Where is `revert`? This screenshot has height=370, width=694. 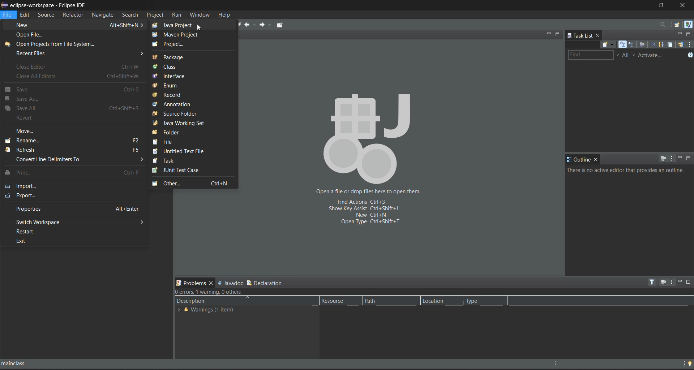
revert is located at coordinates (38, 119).